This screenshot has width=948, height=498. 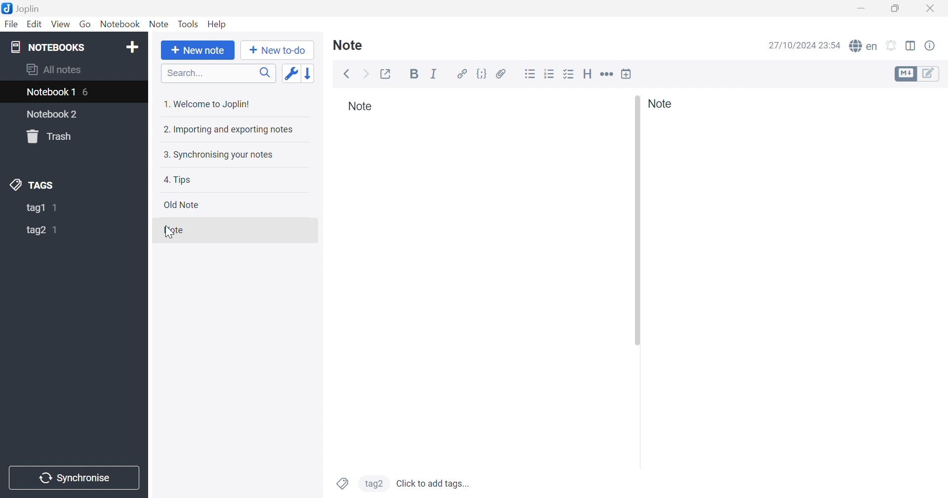 I want to click on Notebook, so click(x=118, y=25).